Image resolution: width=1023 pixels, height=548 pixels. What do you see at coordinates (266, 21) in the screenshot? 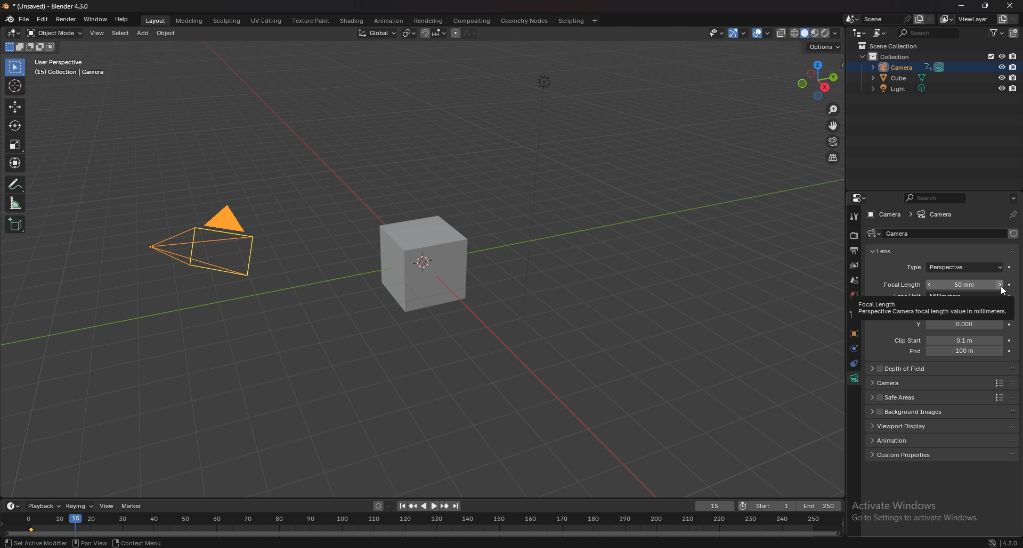
I see `uv editing` at bounding box center [266, 21].